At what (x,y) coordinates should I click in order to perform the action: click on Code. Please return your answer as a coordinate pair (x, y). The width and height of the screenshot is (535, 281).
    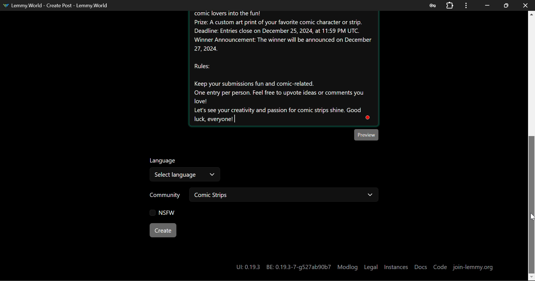
    Looking at the image, I should click on (441, 268).